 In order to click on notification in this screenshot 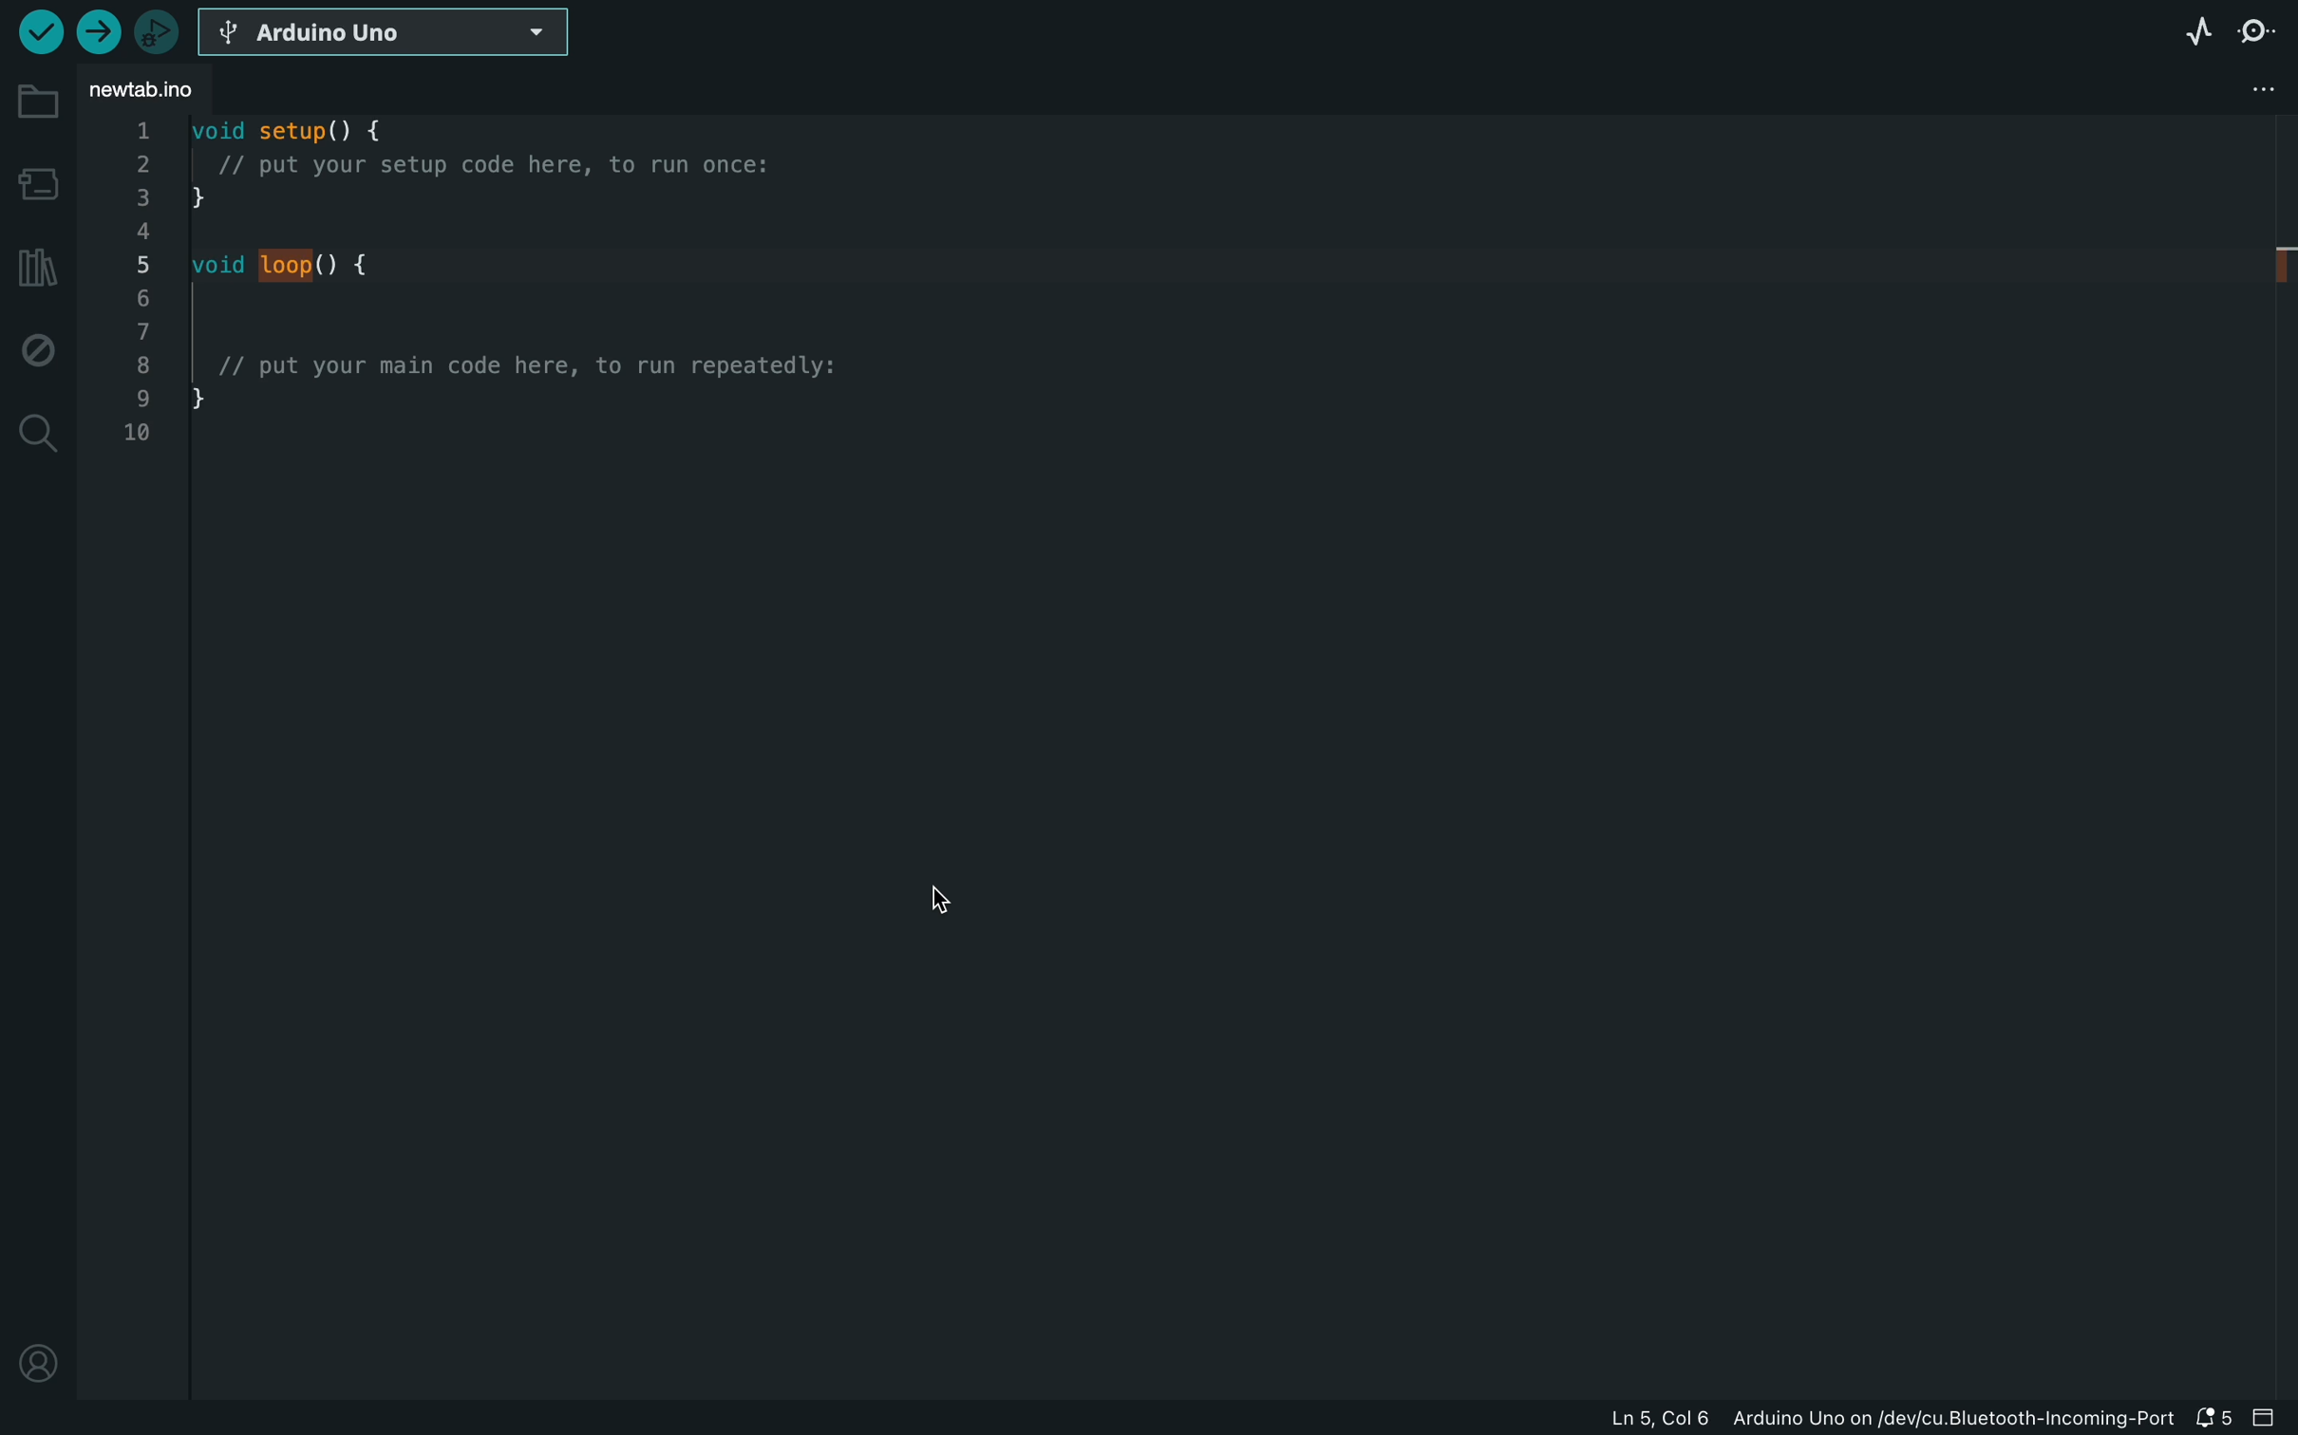, I will do `click(2215, 1415)`.